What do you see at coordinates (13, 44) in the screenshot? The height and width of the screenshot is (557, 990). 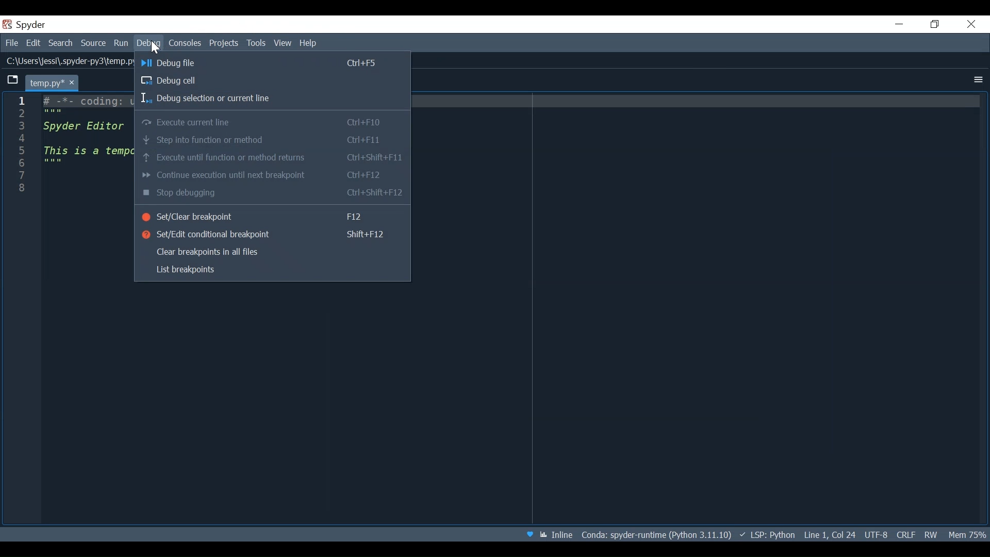 I see `file` at bounding box center [13, 44].